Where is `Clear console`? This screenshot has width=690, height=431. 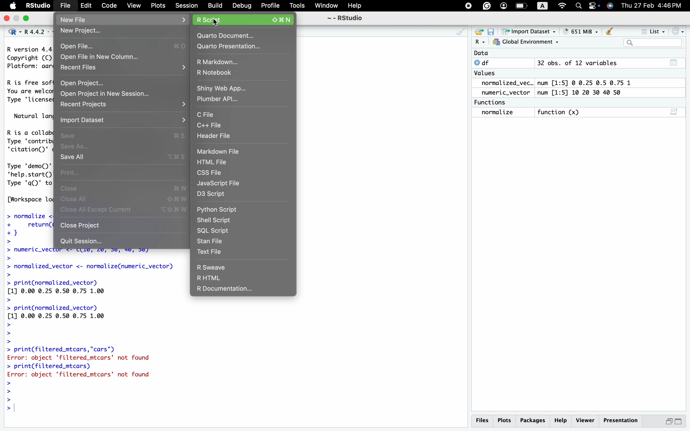
Clear console is located at coordinates (610, 30).